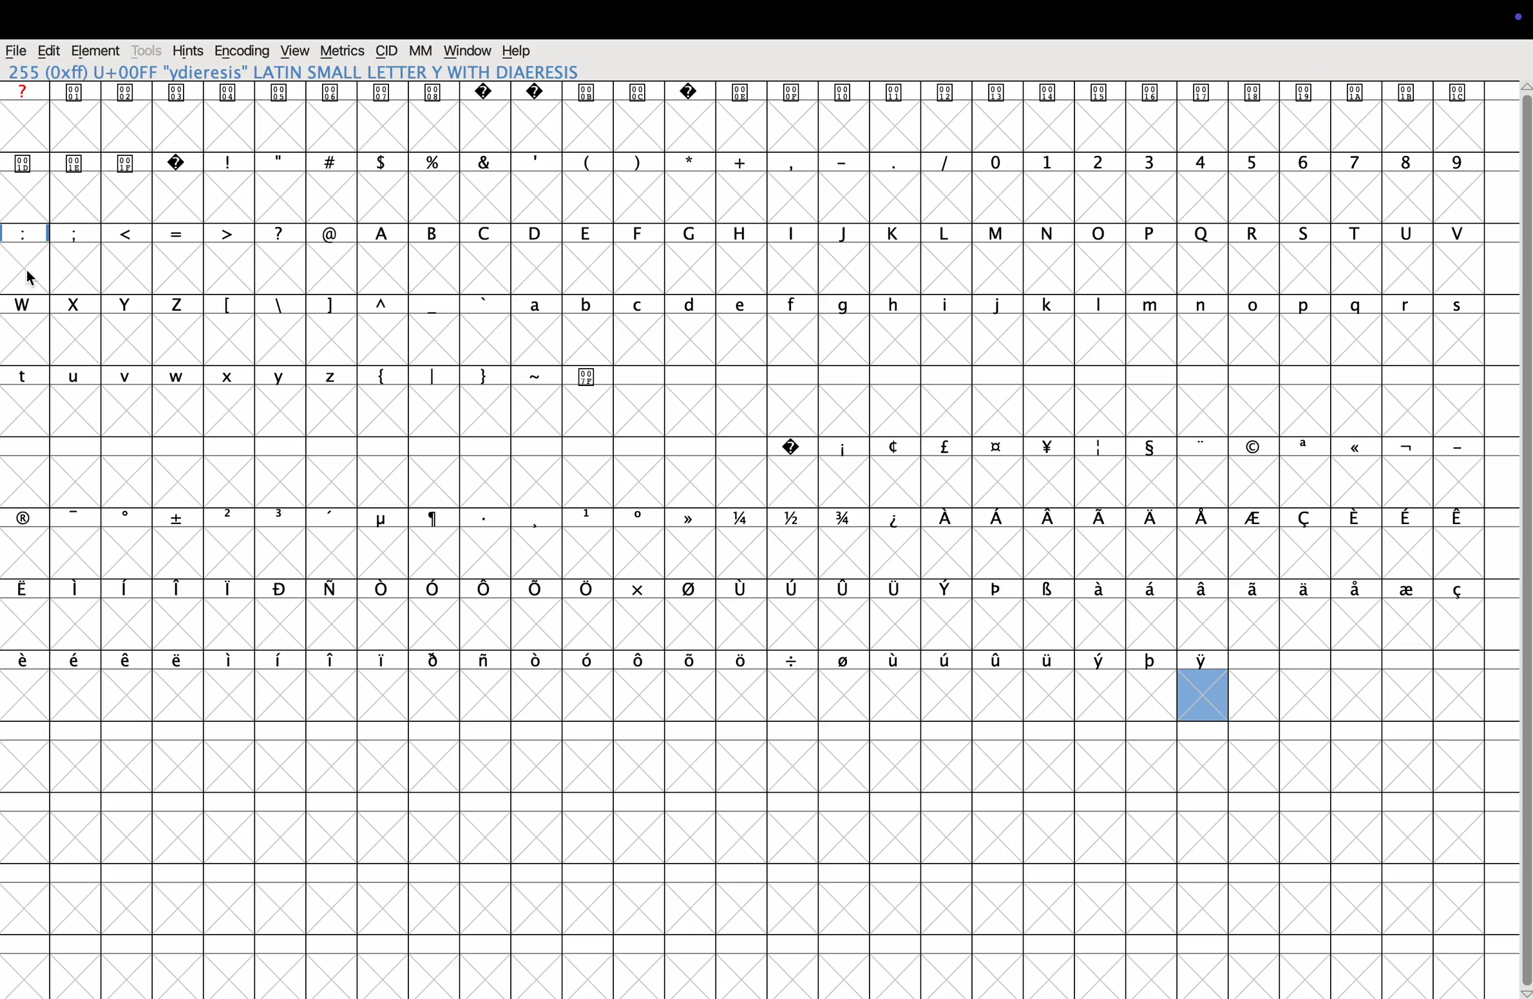 This screenshot has height=999, width=1533. I want to click on n, so click(1204, 332).